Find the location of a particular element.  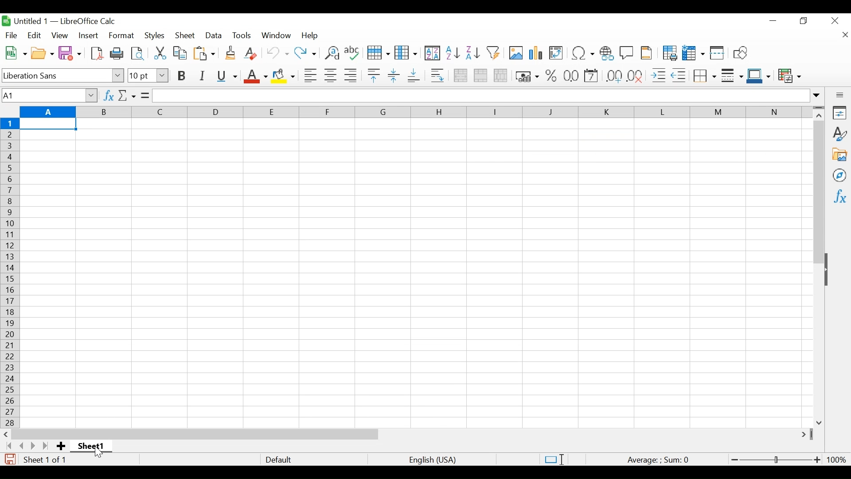

Paste is located at coordinates (204, 53).